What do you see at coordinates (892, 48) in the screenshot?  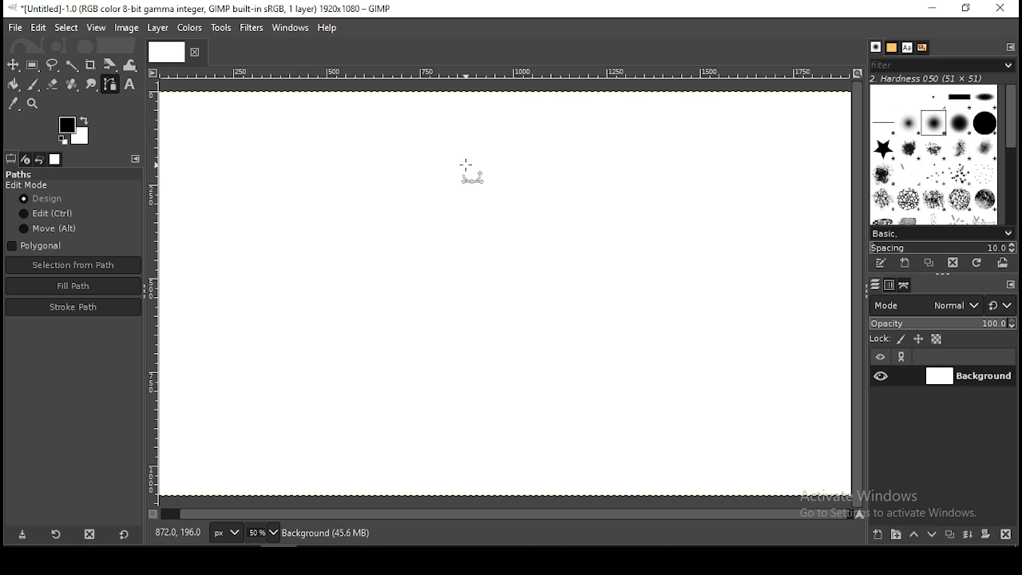 I see `patterns` at bounding box center [892, 48].